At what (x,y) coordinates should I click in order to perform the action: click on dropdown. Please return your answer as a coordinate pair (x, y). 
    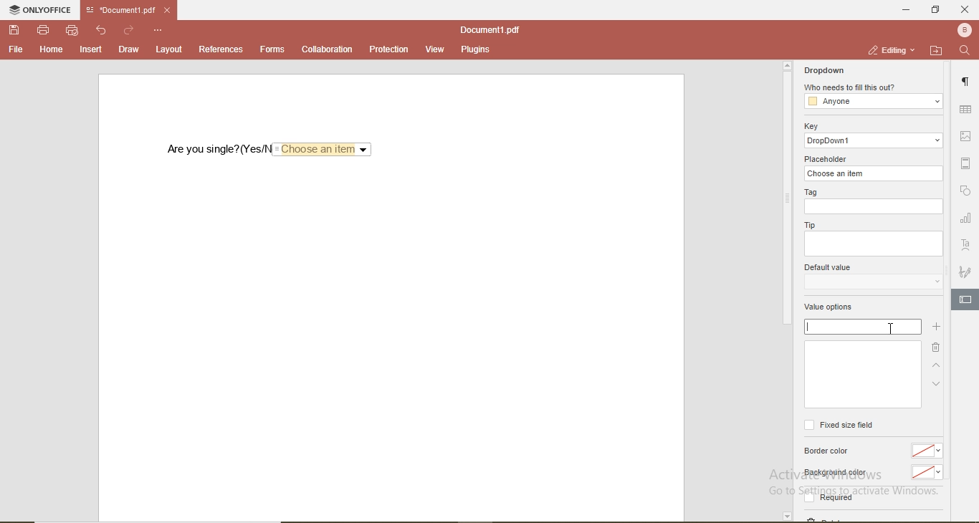
    Looking at the image, I should click on (872, 282).